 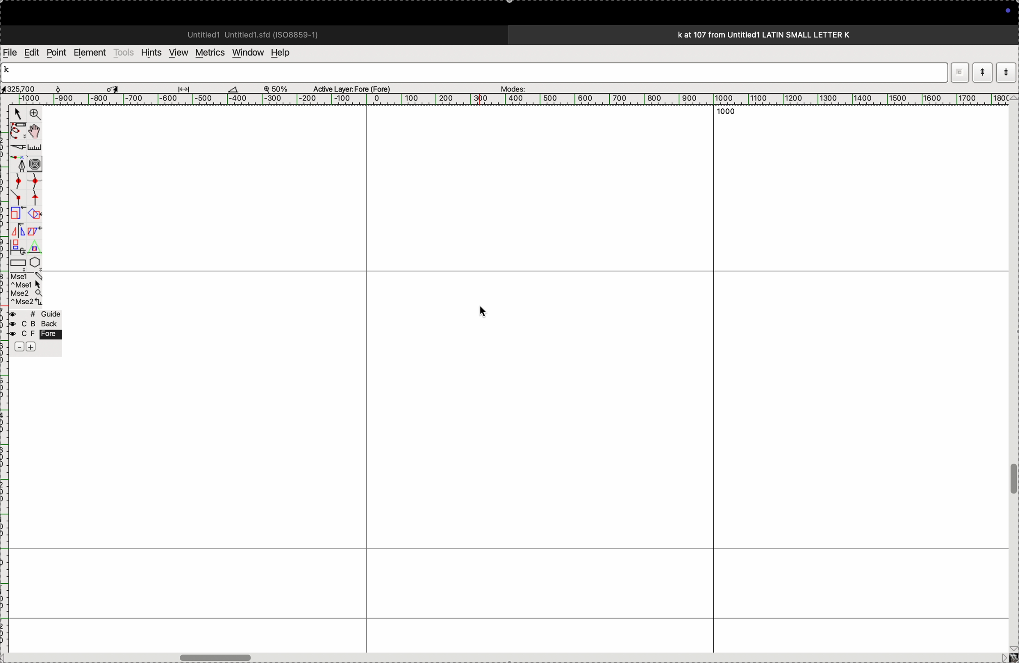 I want to click on restore down, so click(x=958, y=72).